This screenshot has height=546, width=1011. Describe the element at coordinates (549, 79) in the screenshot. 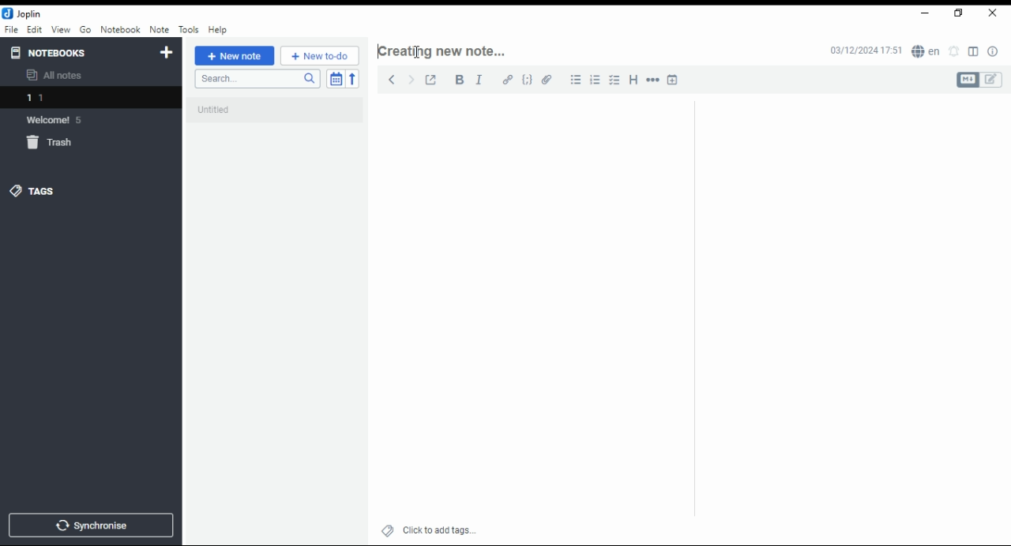

I see `attach file` at that location.